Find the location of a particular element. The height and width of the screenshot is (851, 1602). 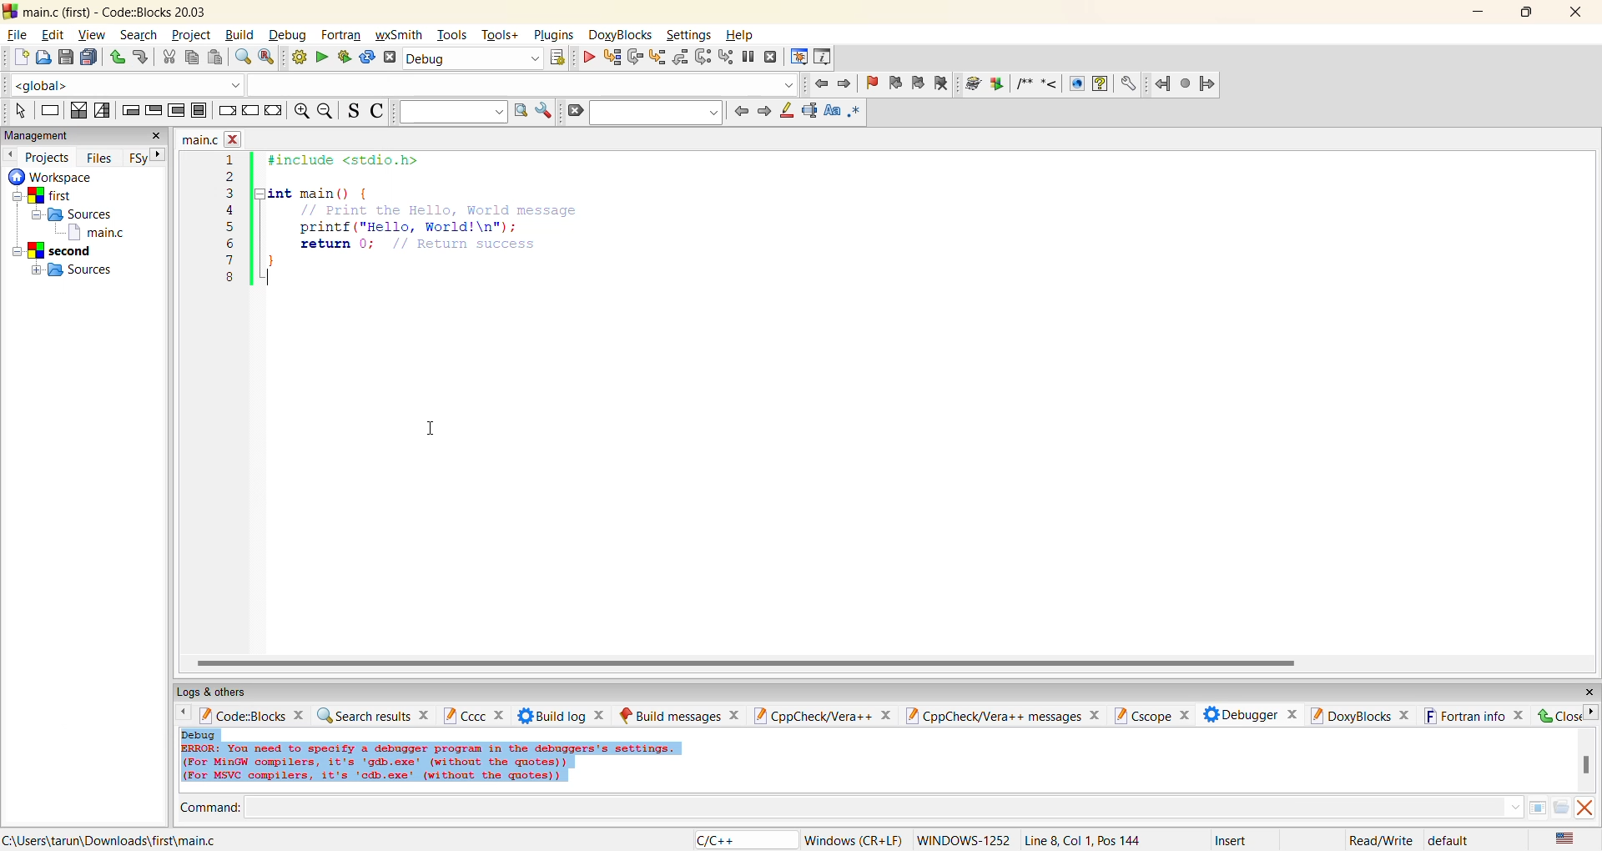

next is located at coordinates (1592, 713).